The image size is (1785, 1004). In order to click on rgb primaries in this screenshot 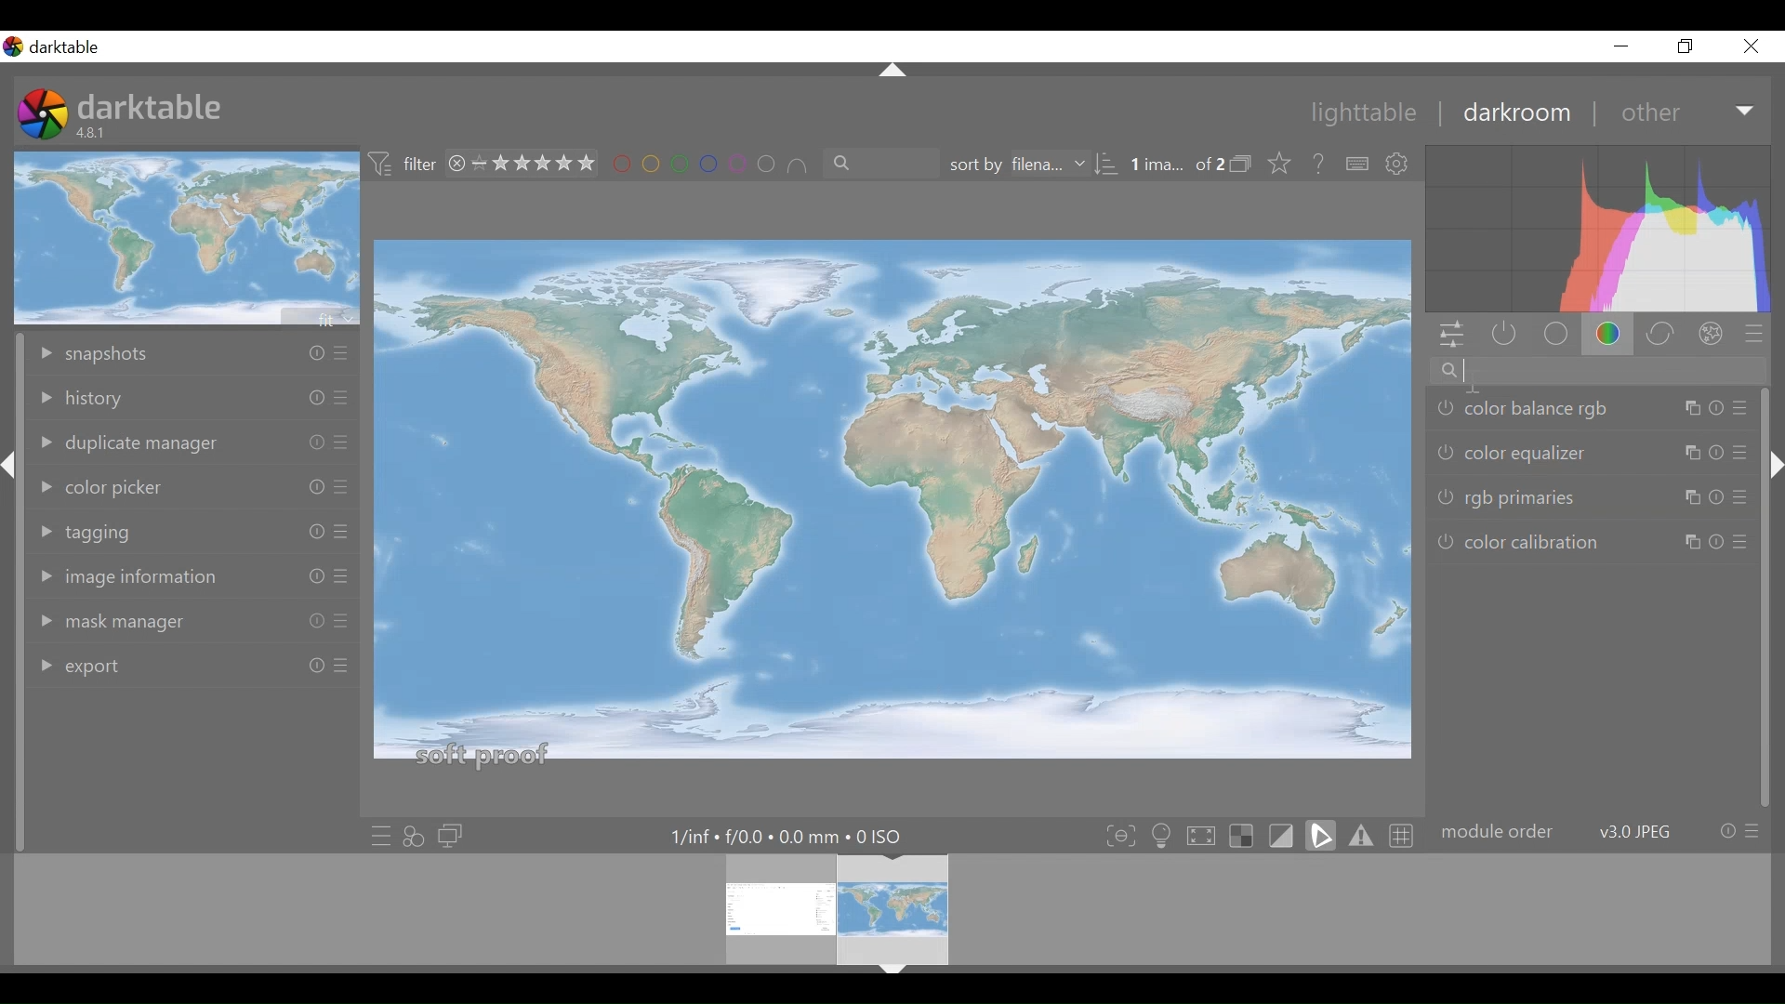, I will do `click(1505, 500)`.